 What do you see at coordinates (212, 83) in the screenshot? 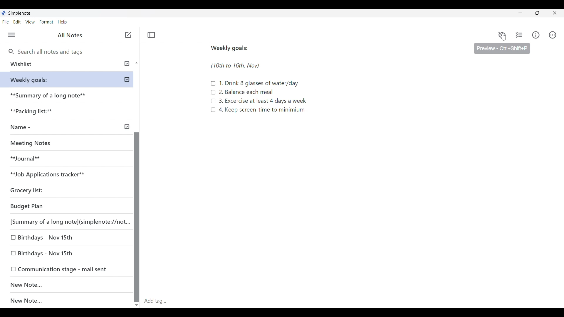
I see `Checklist icon` at bounding box center [212, 83].